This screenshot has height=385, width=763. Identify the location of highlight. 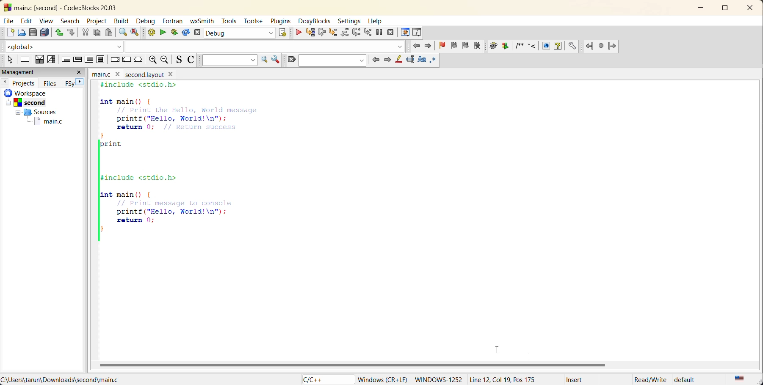
(399, 61).